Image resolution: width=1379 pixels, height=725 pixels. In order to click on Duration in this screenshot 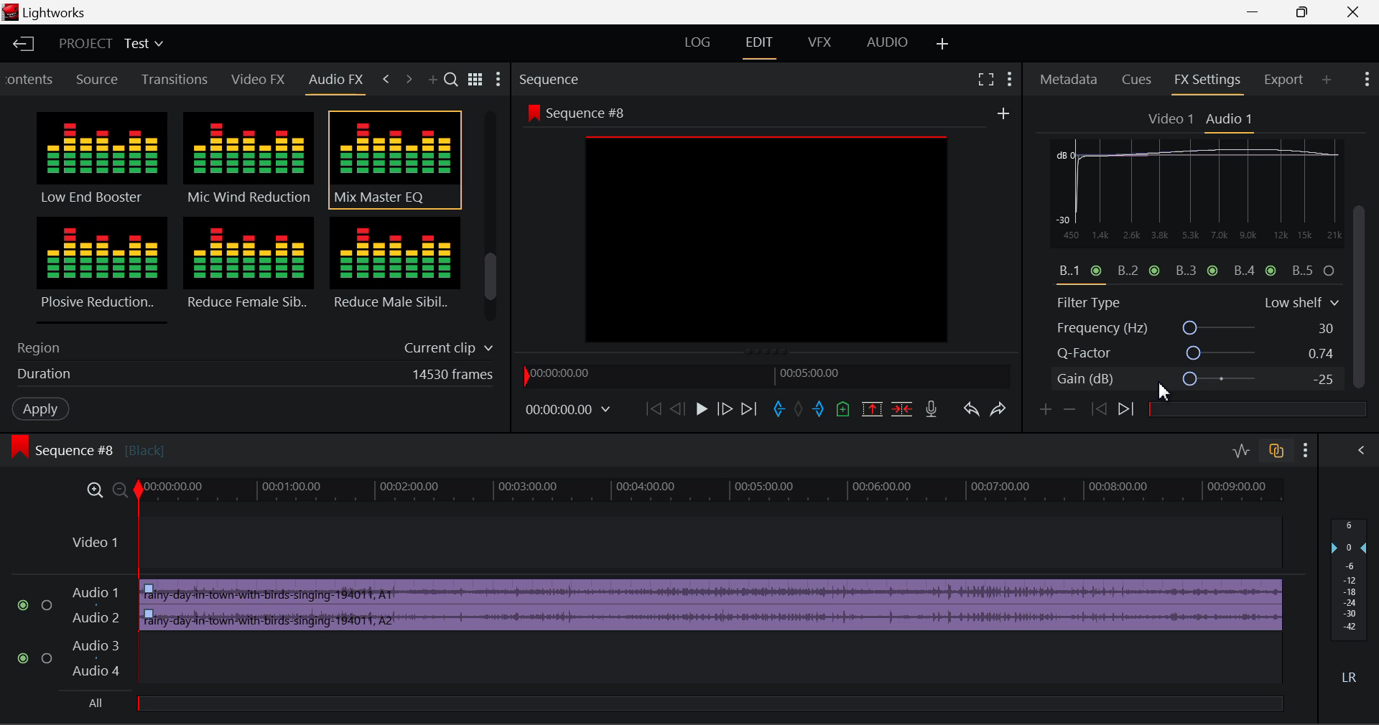, I will do `click(251, 377)`.